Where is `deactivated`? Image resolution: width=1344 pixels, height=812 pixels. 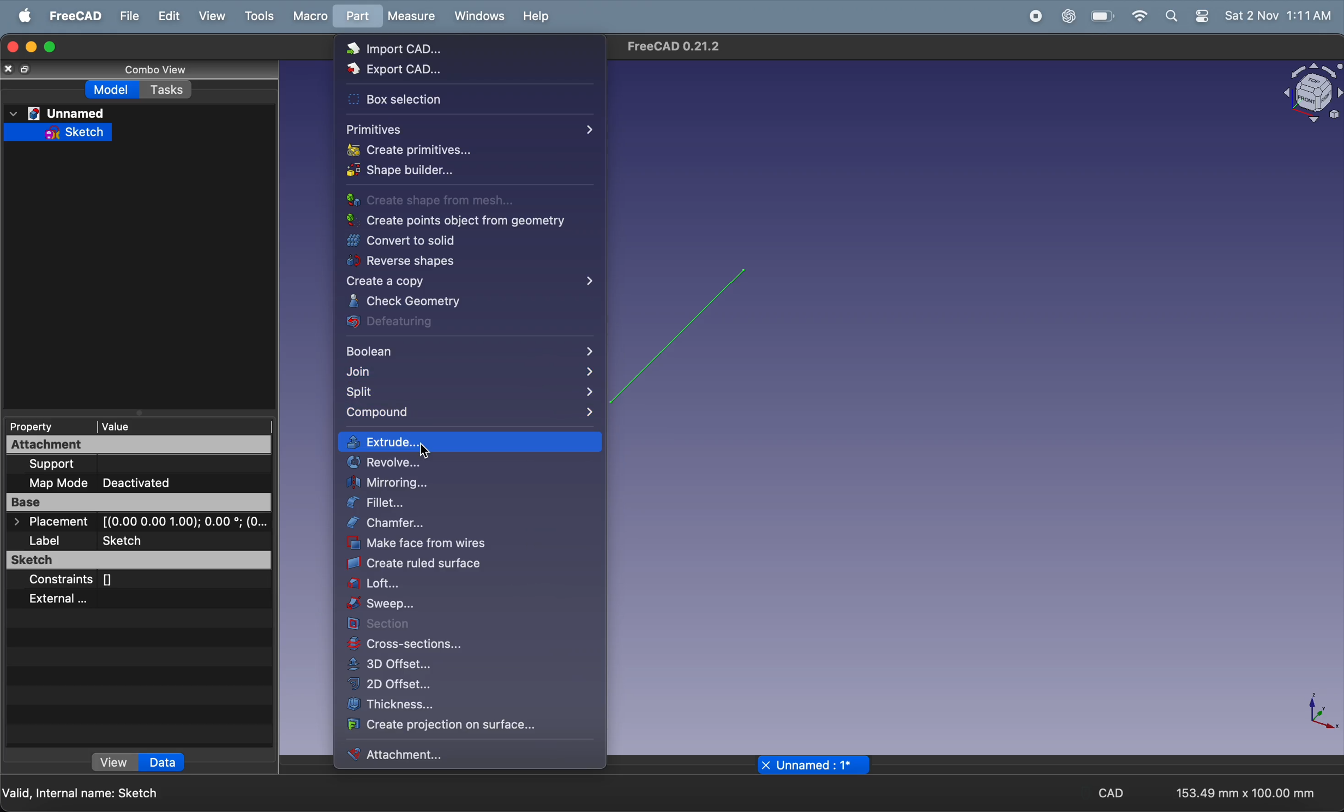
deactivated is located at coordinates (143, 482).